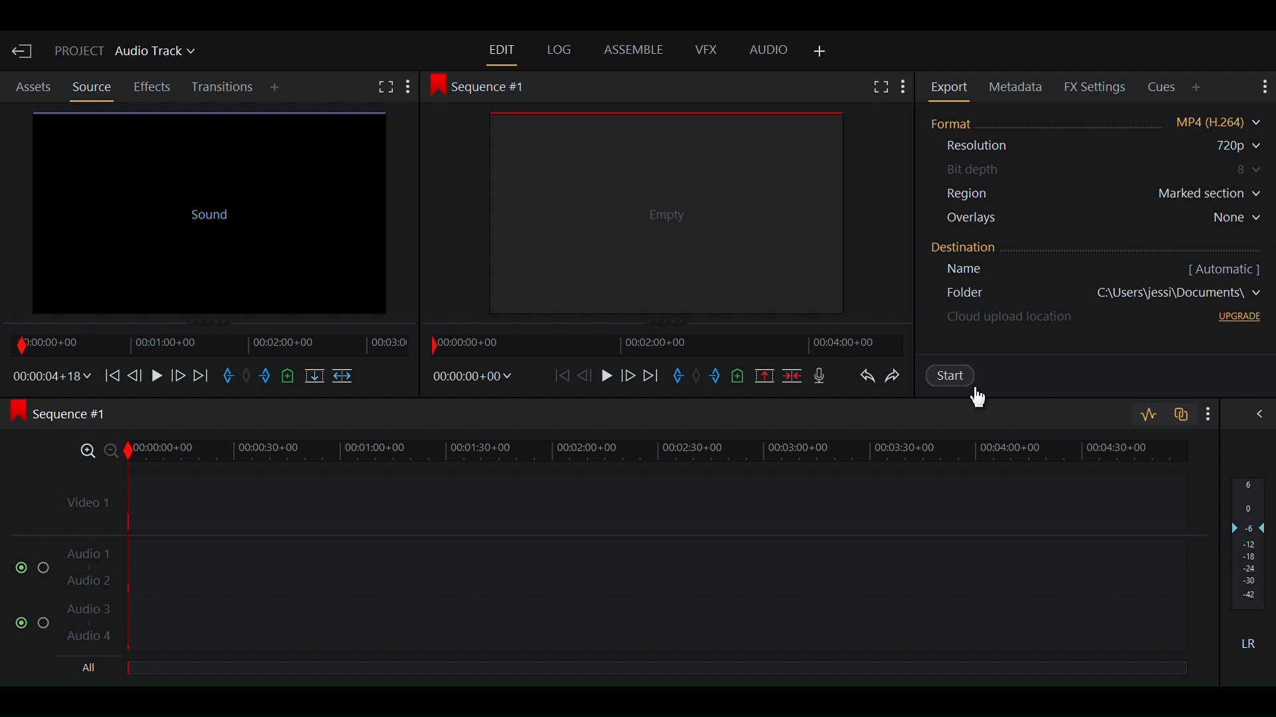 This screenshot has height=717, width=1276. What do you see at coordinates (1178, 413) in the screenshot?
I see `Toggle audio track sync` at bounding box center [1178, 413].